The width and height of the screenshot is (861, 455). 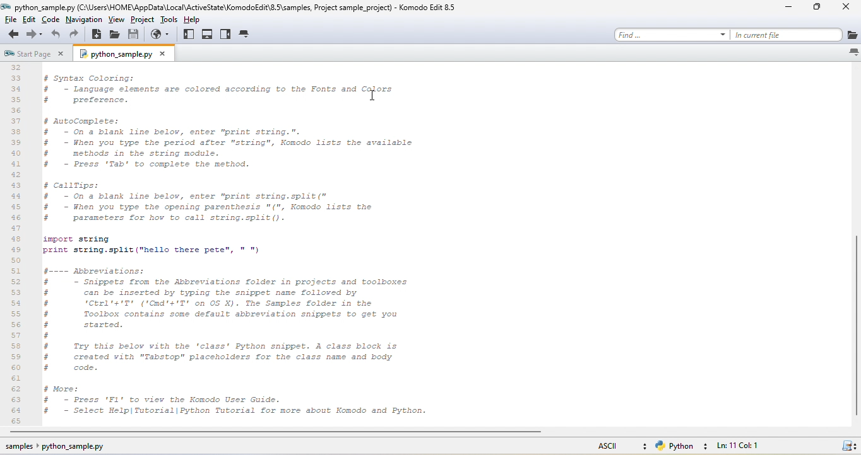 I want to click on browser, so click(x=162, y=36).